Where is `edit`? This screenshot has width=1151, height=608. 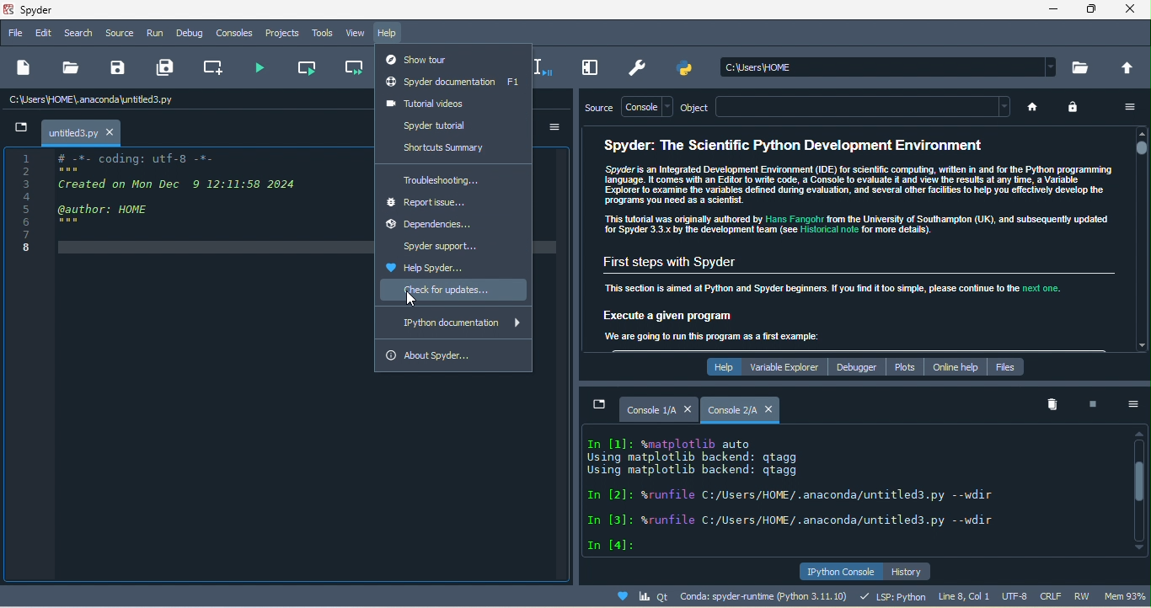 edit is located at coordinates (40, 33).